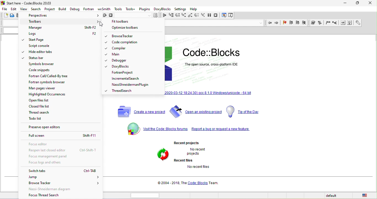 This screenshot has height=199, width=377. I want to click on thread search, so click(123, 91).